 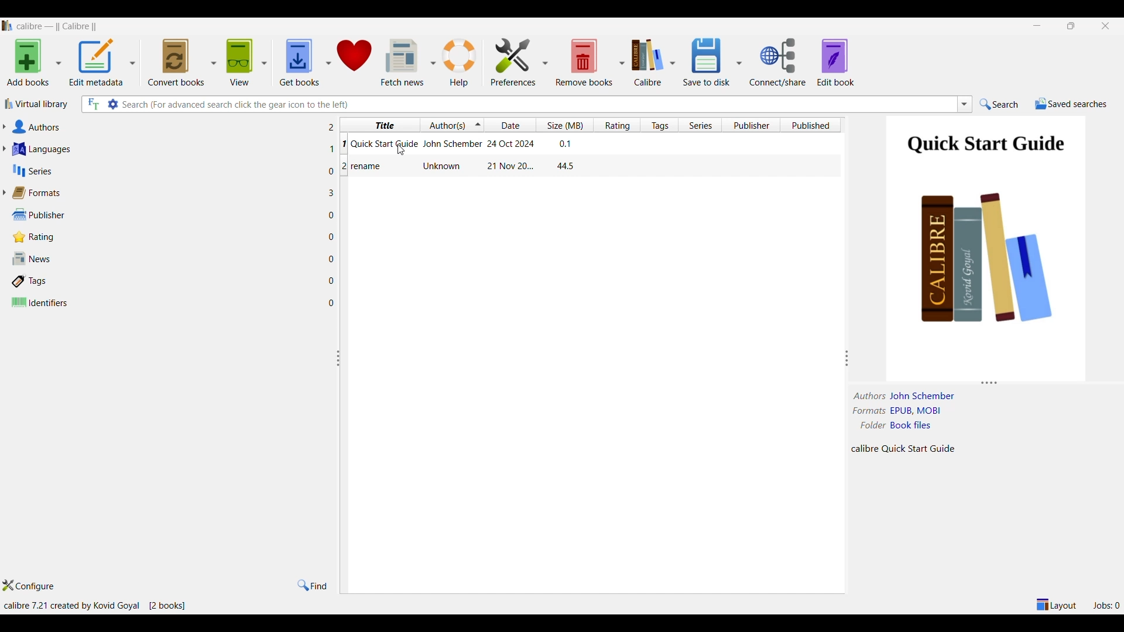 What do you see at coordinates (616, 125) in the screenshot?
I see `Rating column` at bounding box center [616, 125].